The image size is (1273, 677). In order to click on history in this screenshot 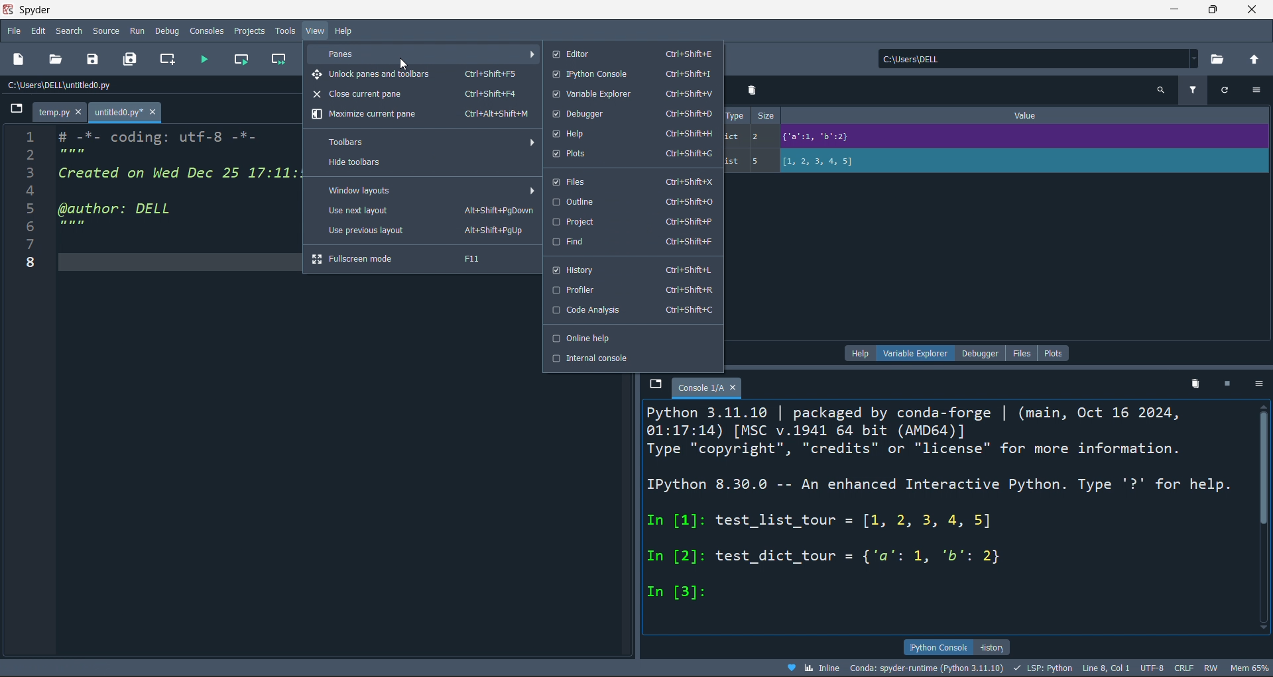, I will do `click(993, 647)`.